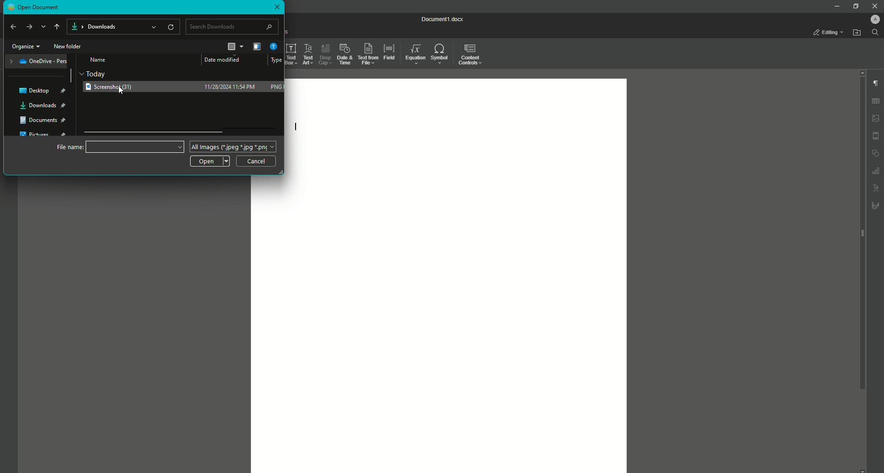 The image size is (884, 473). What do you see at coordinates (124, 27) in the screenshot?
I see `File Path` at bounding box center [124, 27].